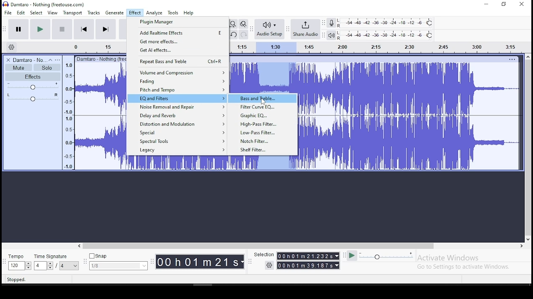  I want to click on , so click(323, 34).